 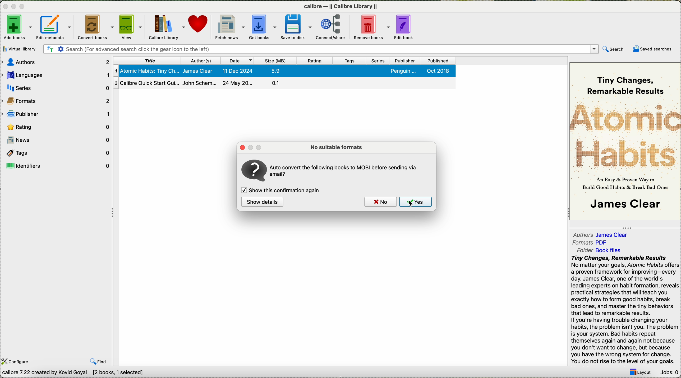 What do you see at coordinates (55, 88) in the screenshot?
I see `series` at bounding box center [55, 88].